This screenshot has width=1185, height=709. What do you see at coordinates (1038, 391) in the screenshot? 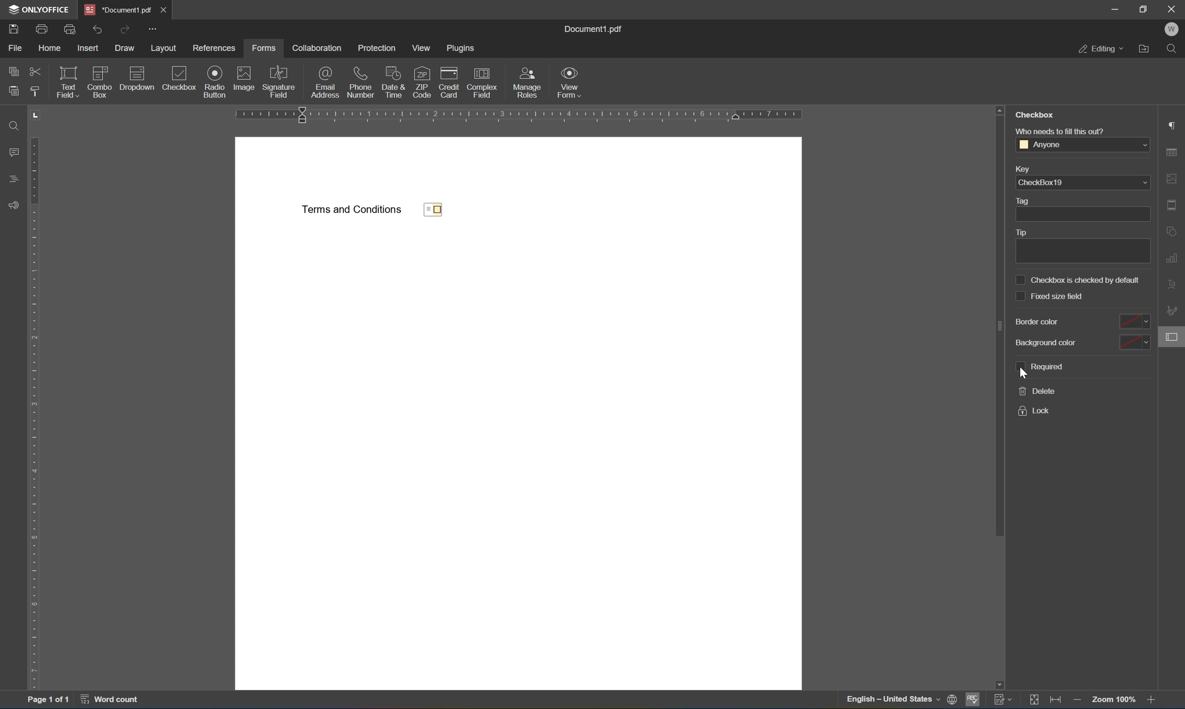
I see `delete` at bounding box center [1038, 391].